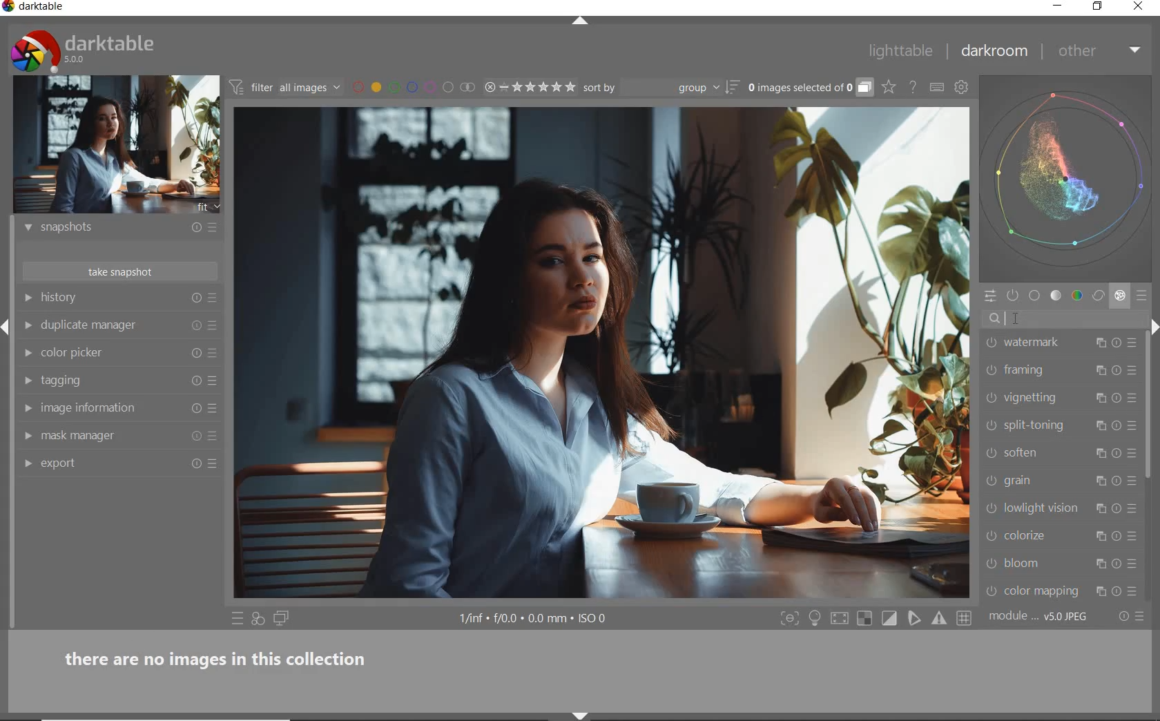 The image size is (1160, 721). Describe the element at coordinates (35, 8) in the screenshot. I see `system name` at that location.